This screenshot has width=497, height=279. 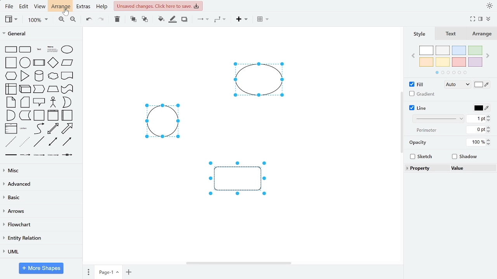 I want to click on opacity, so click(x=419, y=143).